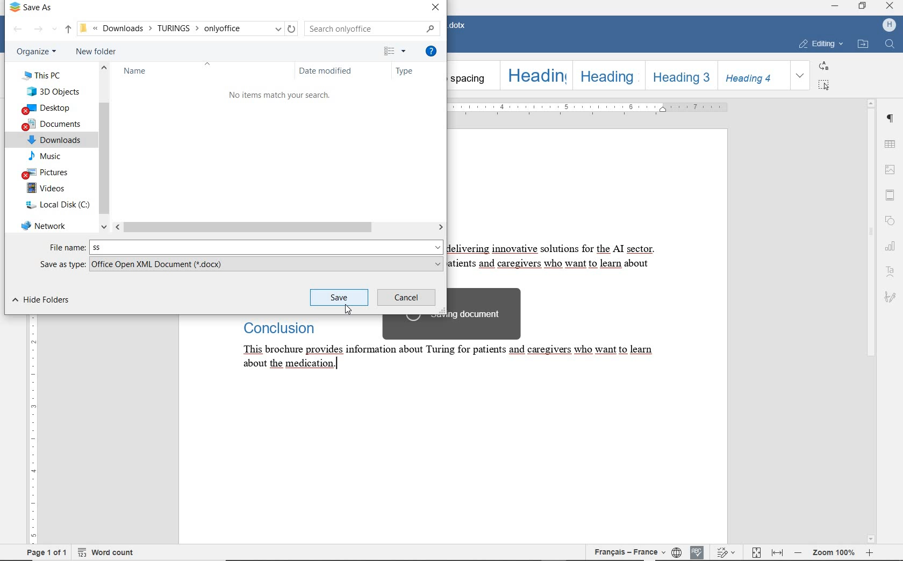 The image size is (903, 561). What do you see at coordinates (756, 552) in the screenshot?
I see `FIT TO PAGE` at bounding box center [756, 552].